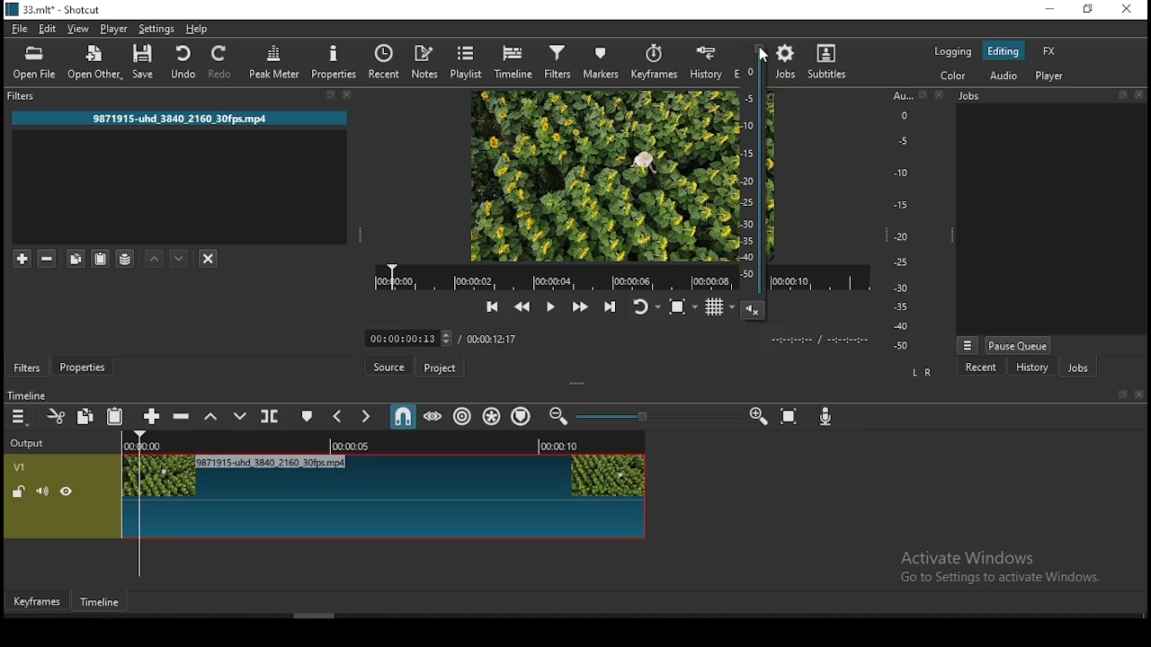 The height and width of the screenshot is (647, 1151). I want to click on zoom timeline in, so click(754, 416).